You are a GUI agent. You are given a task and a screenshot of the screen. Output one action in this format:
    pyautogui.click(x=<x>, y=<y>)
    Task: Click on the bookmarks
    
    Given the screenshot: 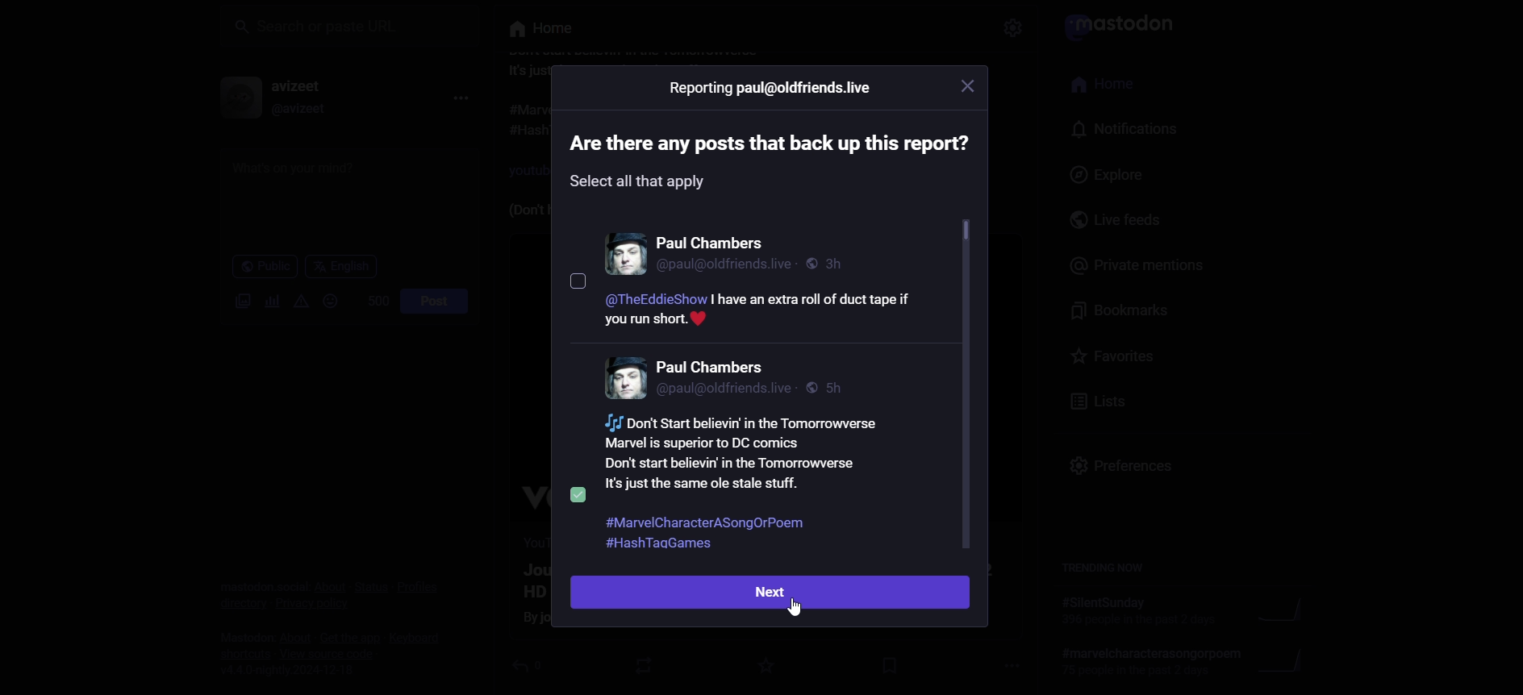 What is the action you would take?
    pyautogui.click(x=1129, y=310)
    